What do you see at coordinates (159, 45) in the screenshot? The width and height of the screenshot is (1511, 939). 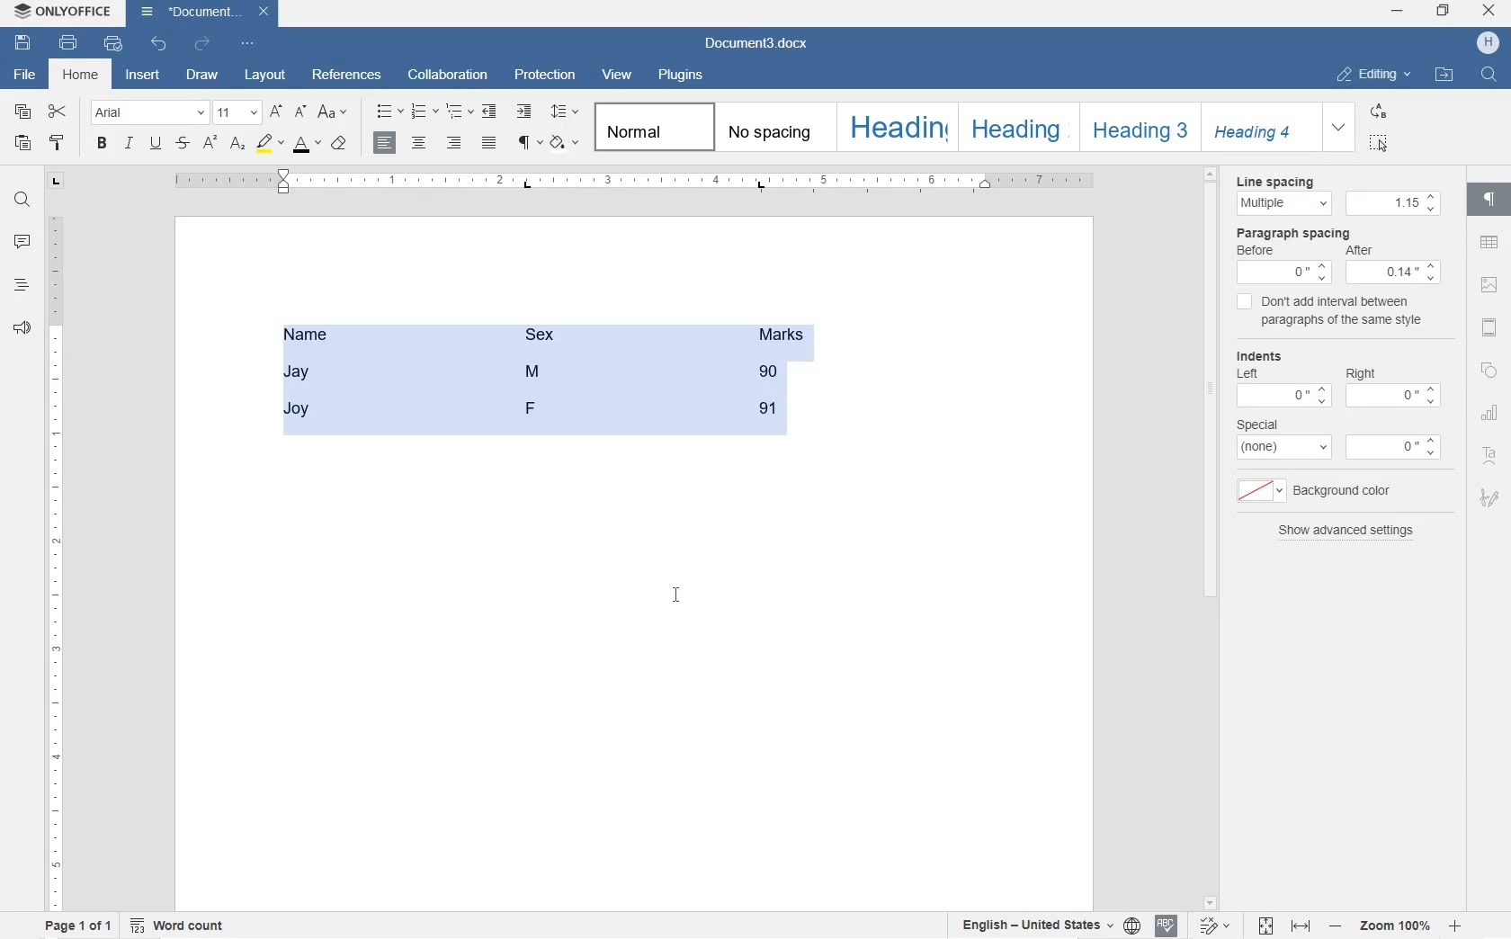 I see `UNDO` at bounding box center [159, 45].